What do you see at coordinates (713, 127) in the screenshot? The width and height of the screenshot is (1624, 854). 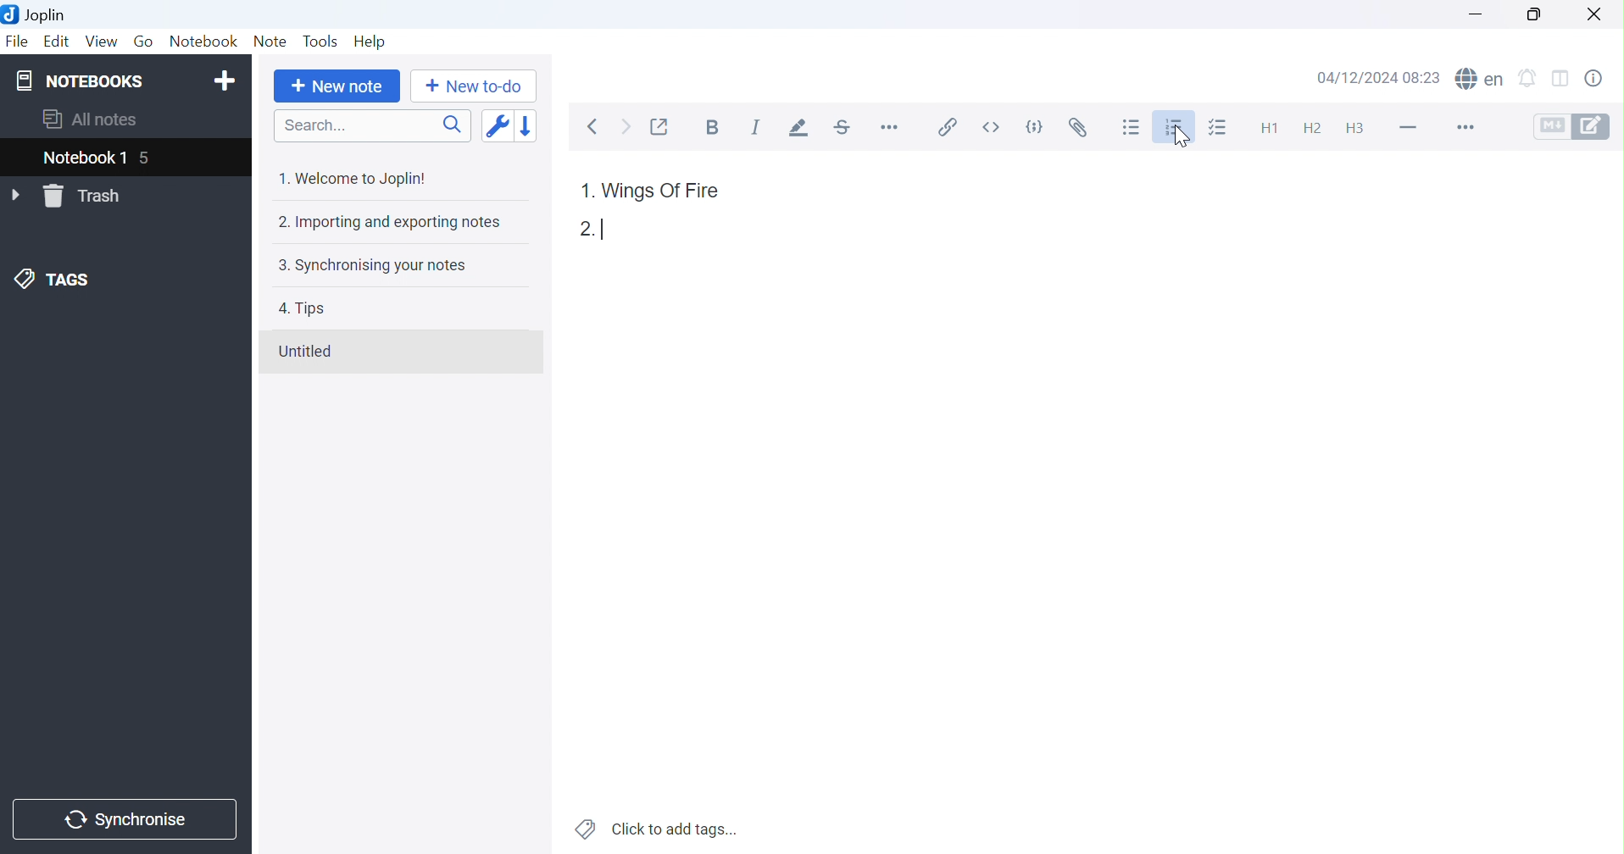 I see `Bold` at bounding box center [713, 127].